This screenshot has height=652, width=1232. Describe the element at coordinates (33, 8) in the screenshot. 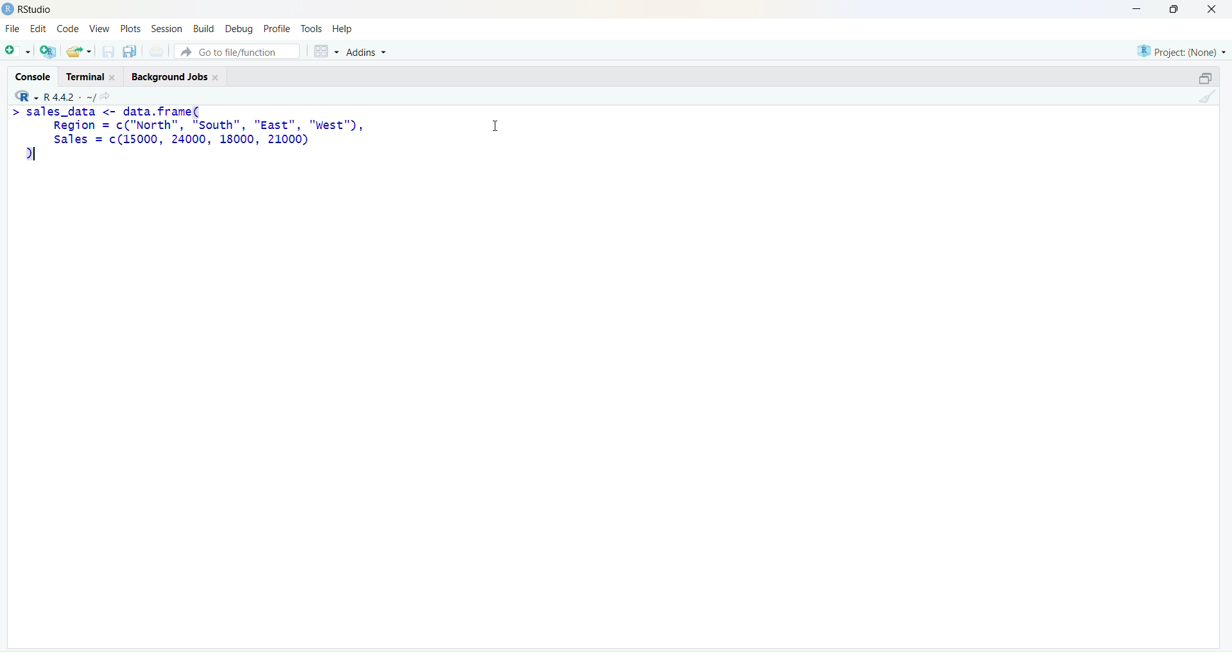

I see `) RStudio` at that location.